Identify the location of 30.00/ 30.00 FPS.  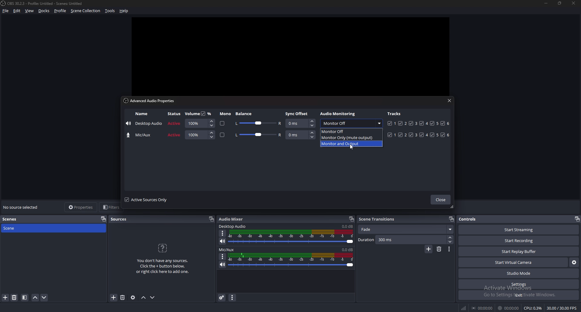
(563, 308).